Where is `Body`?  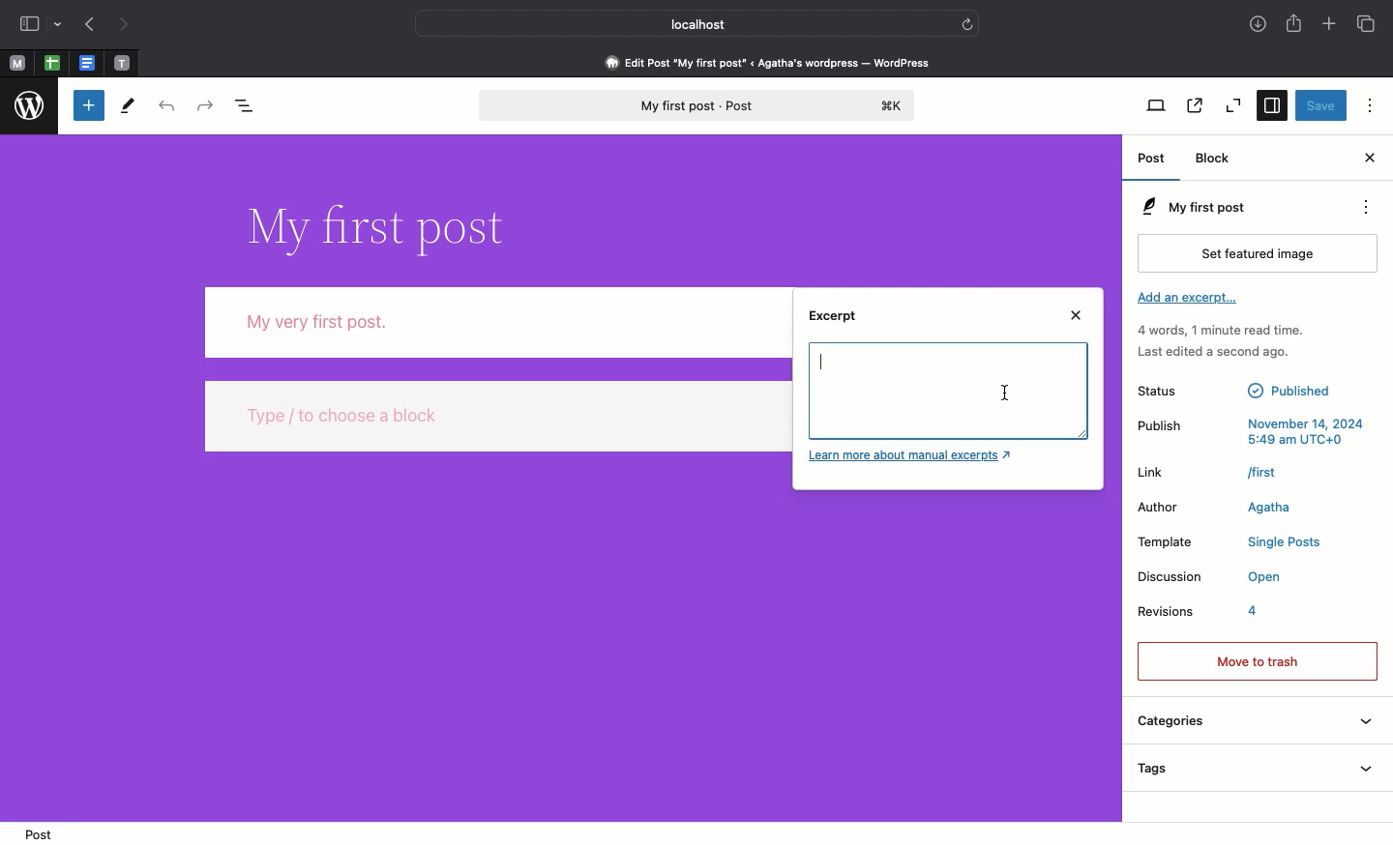
Body is located at coordinates (495, 320).